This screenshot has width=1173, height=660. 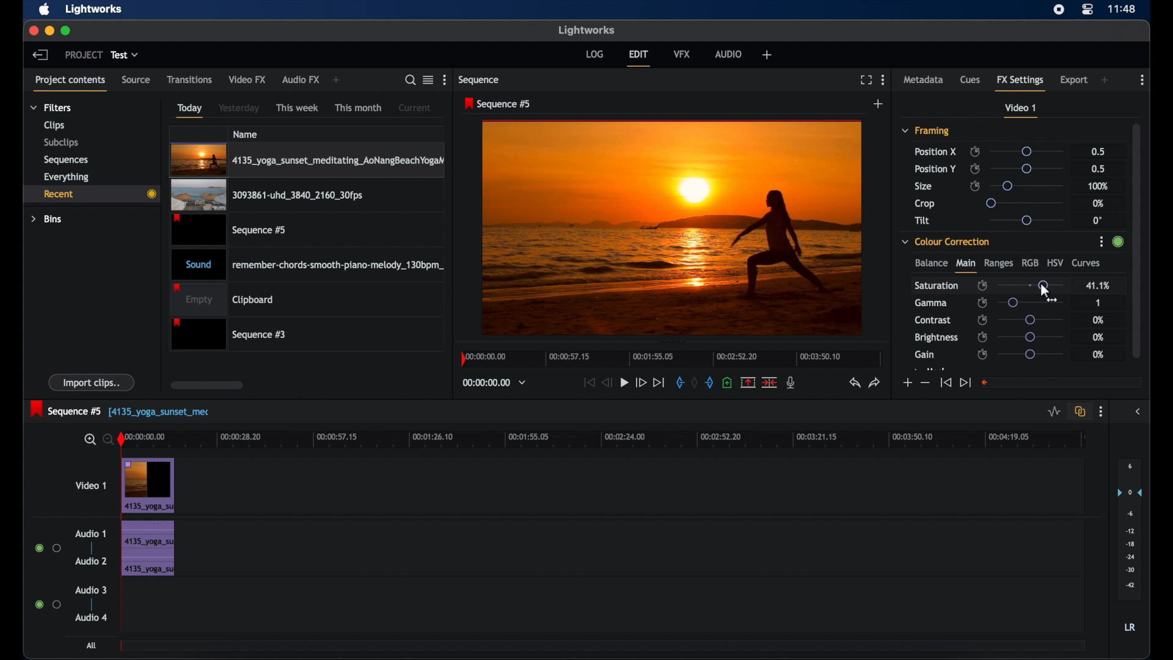 What do you see at coordinates (982, 337) in the screenshot?
I see `enable/disable keyframes` at bounding box center [982, 337].